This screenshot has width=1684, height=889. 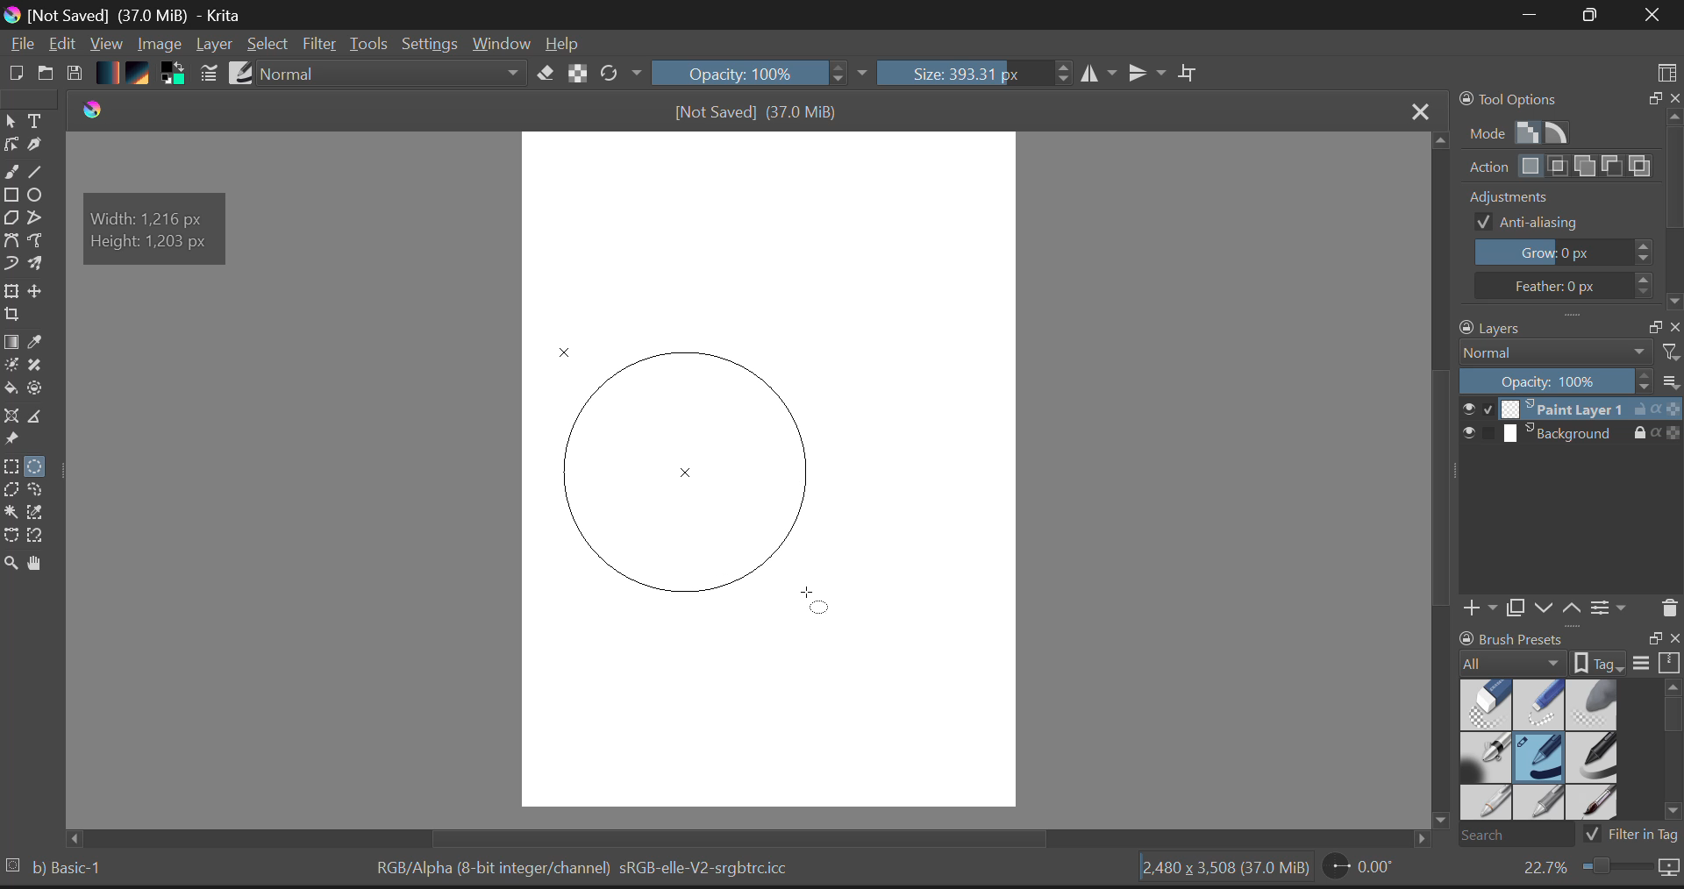 What do you see at coordinates (1585, 15) in the screenshot?
I see `Minimize` at bounding box center [1585, 15].